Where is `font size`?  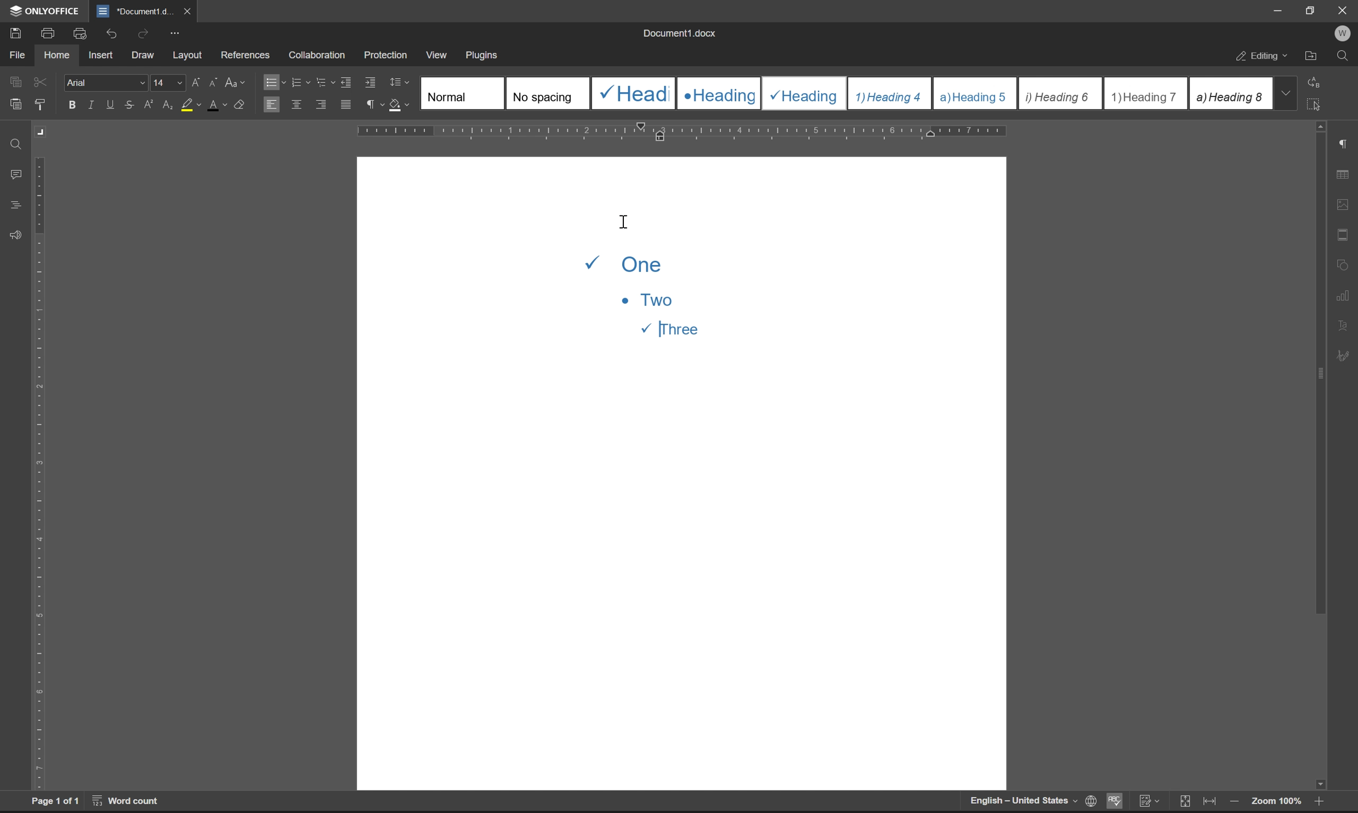 font size is located at coordinates (166, 82).